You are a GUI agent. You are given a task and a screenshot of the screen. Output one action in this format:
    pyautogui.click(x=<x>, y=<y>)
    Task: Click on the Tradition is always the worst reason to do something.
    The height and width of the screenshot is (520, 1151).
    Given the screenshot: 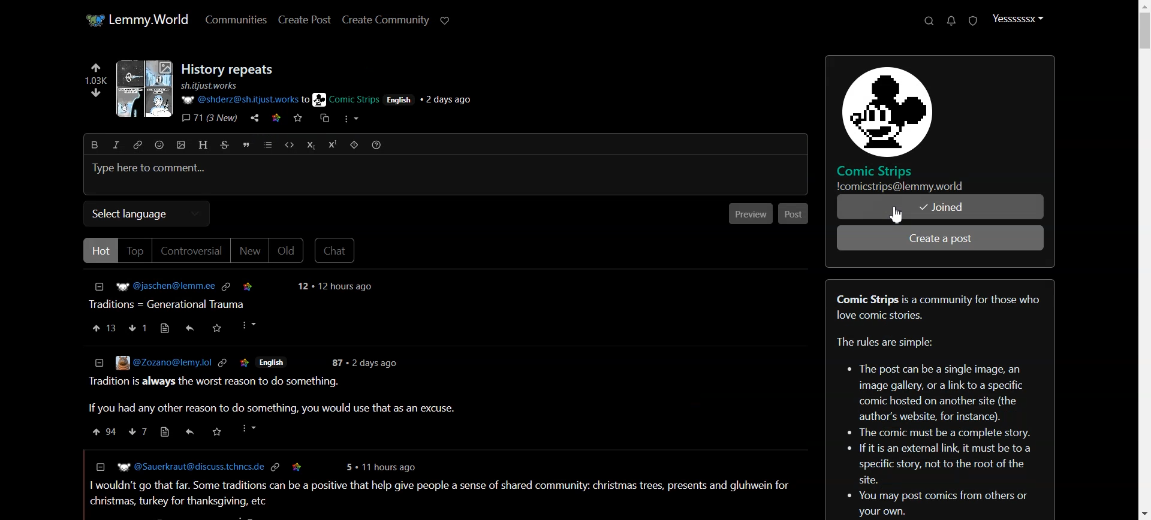 What is the action you would take?
    pyautogui.click(x=215, y=383)
    